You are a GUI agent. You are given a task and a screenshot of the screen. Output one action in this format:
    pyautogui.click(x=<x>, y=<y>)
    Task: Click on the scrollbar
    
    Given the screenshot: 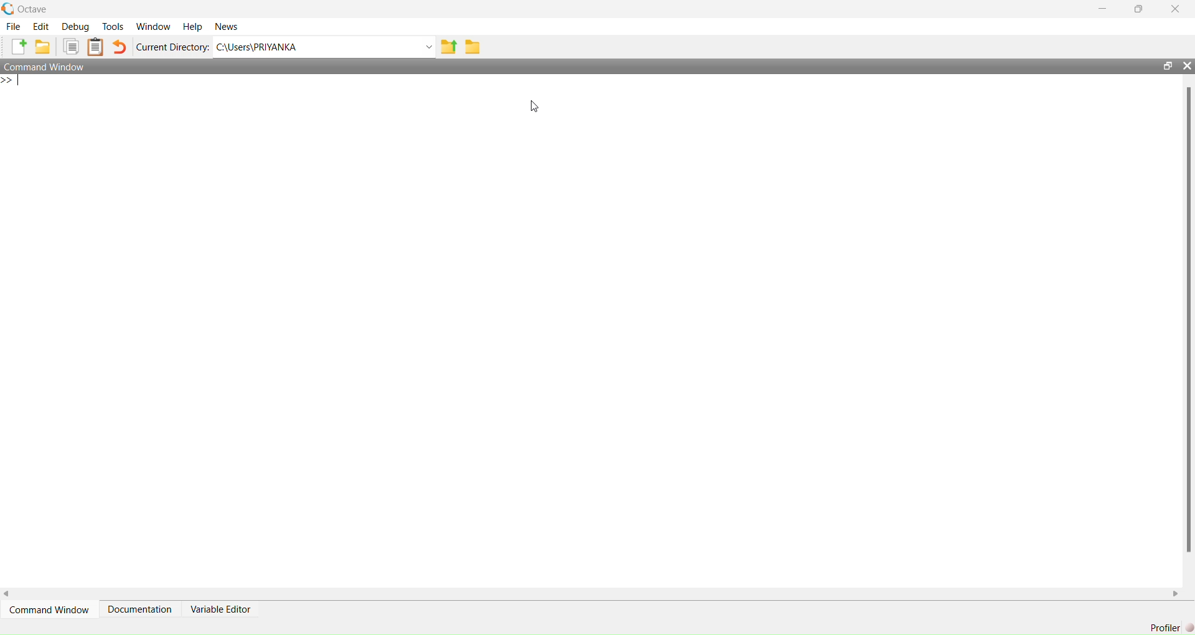 What is the action you would take?
    pyautogui.click(x=1189, y=319)
    